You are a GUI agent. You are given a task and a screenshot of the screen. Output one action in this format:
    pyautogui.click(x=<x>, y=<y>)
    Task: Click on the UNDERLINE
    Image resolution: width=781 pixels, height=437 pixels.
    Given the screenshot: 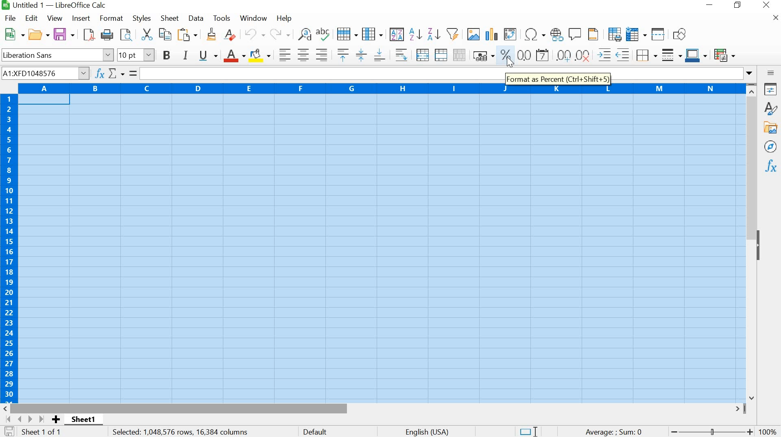 What is the action you would take?
    pyautogui.click(x=208, y=55)
    